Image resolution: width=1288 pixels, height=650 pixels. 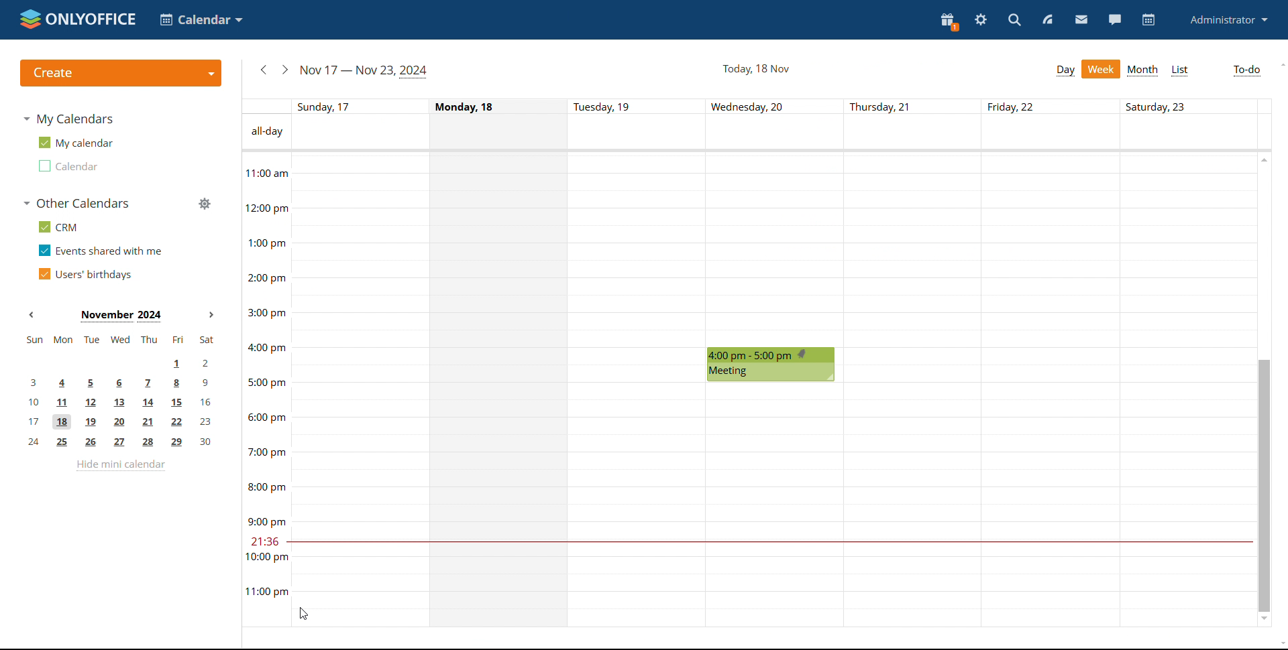 What do you see at coordinates (780, 106) in the screenshot?
I see `dates of a week` at bounding box center [780, 106].